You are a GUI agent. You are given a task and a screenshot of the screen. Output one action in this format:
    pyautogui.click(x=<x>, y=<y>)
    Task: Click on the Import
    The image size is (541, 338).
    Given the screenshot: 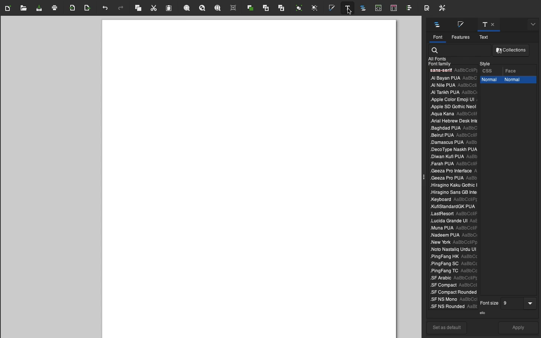 What is the action you would take?
    pyautogui.click(x=73, y=8)
    